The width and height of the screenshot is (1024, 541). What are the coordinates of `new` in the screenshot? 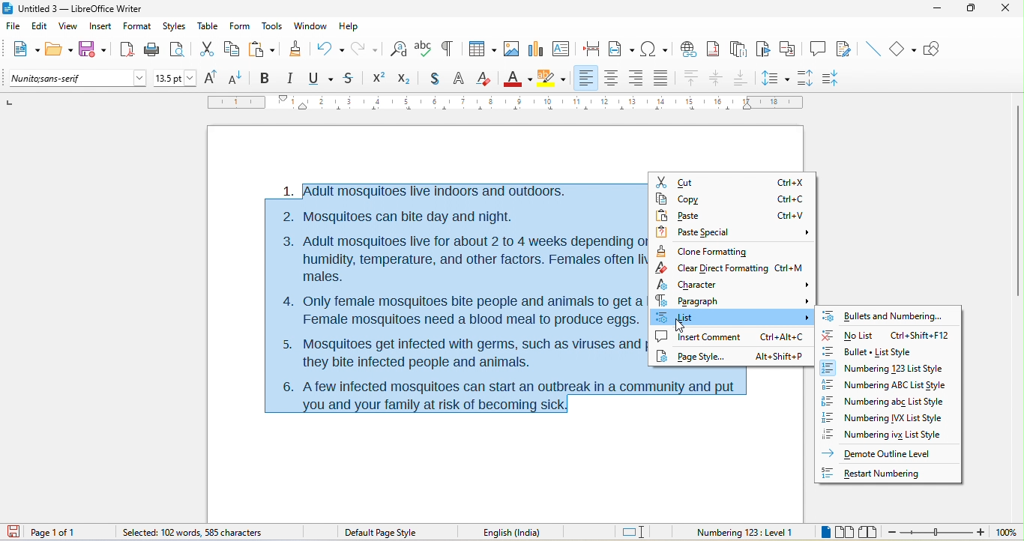 It's located at (24, 51).